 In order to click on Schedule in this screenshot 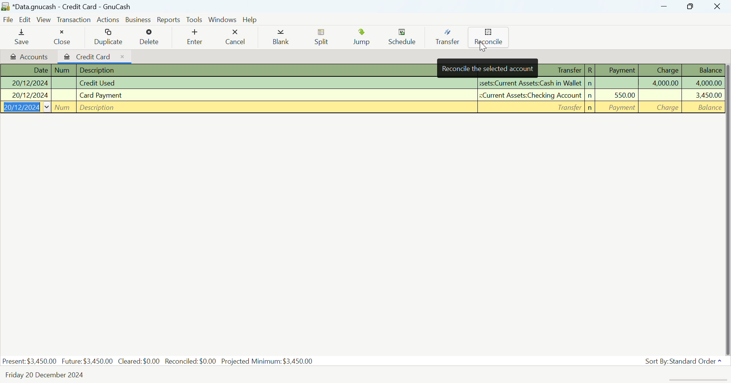, I will do `click(402, 39)`.